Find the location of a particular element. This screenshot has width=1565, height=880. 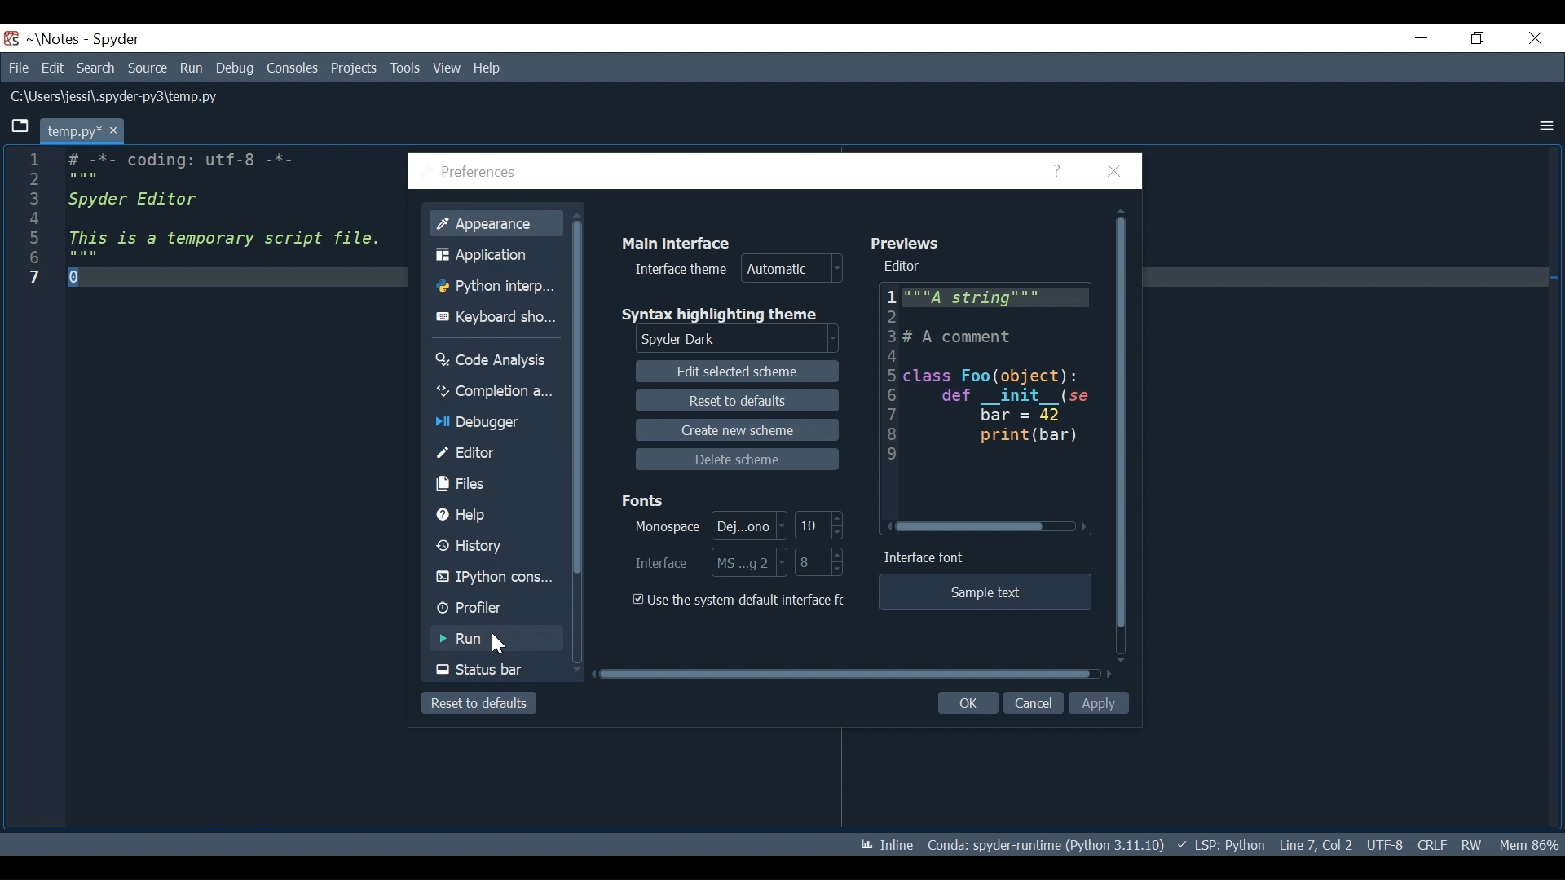

Conda Environment Indicator is located at coordinates (1045, 844).